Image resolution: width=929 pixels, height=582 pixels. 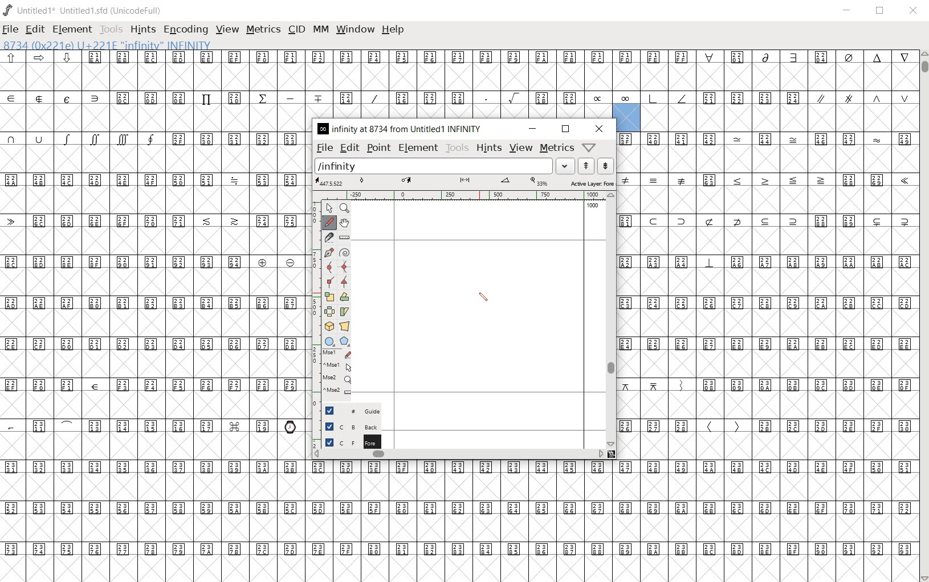 What do you see at coordinates (349, 147) in the screenshot?
I see `edit` at bounding box center [349, 147].